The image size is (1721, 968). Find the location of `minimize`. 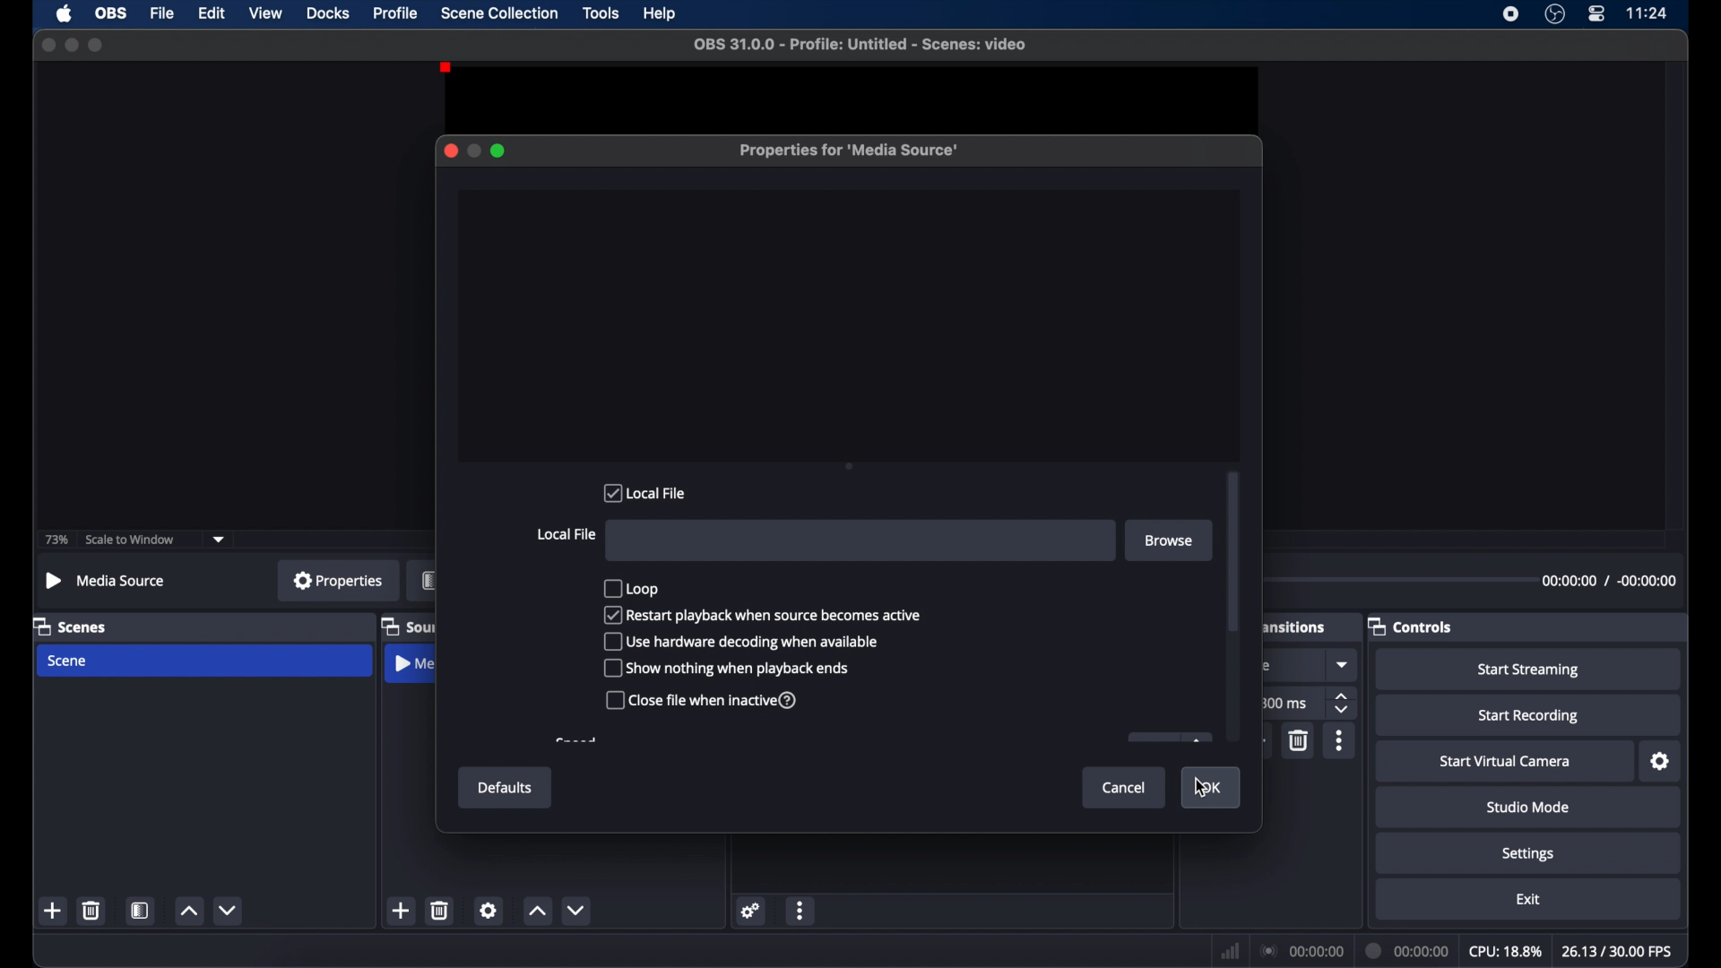

minimize is located at coordinates (71, 45).